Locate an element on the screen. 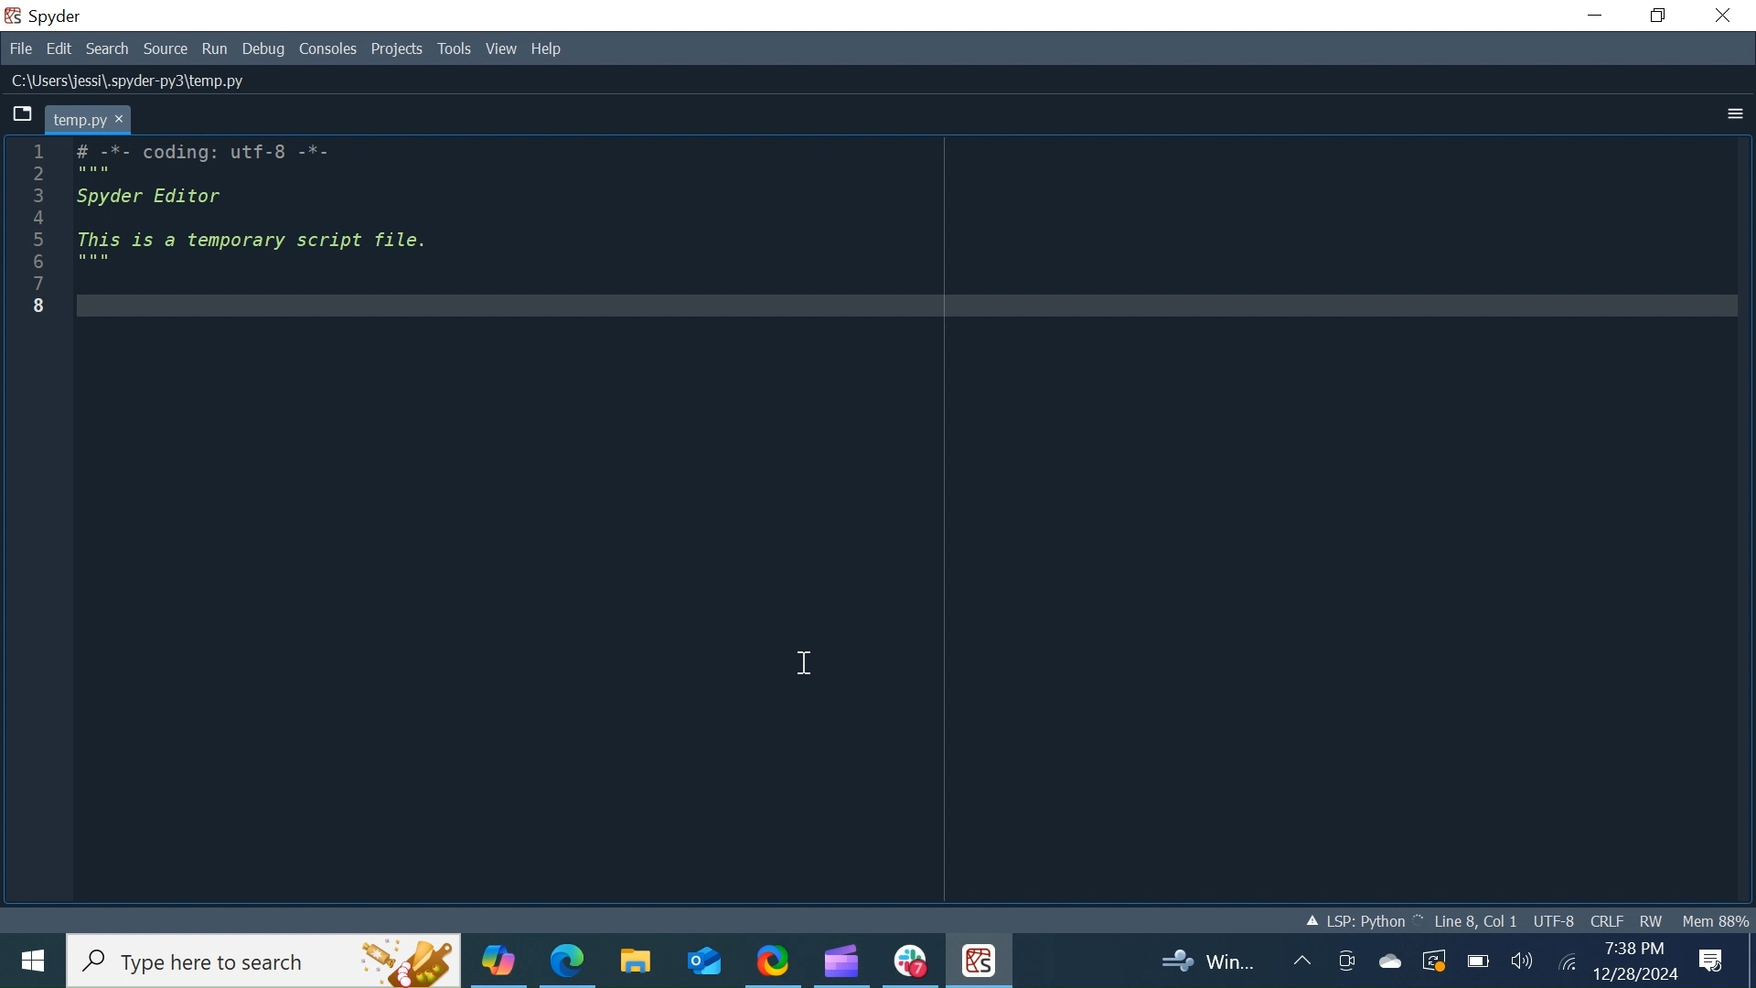  File Permission is located at coordinates (1651, 920).